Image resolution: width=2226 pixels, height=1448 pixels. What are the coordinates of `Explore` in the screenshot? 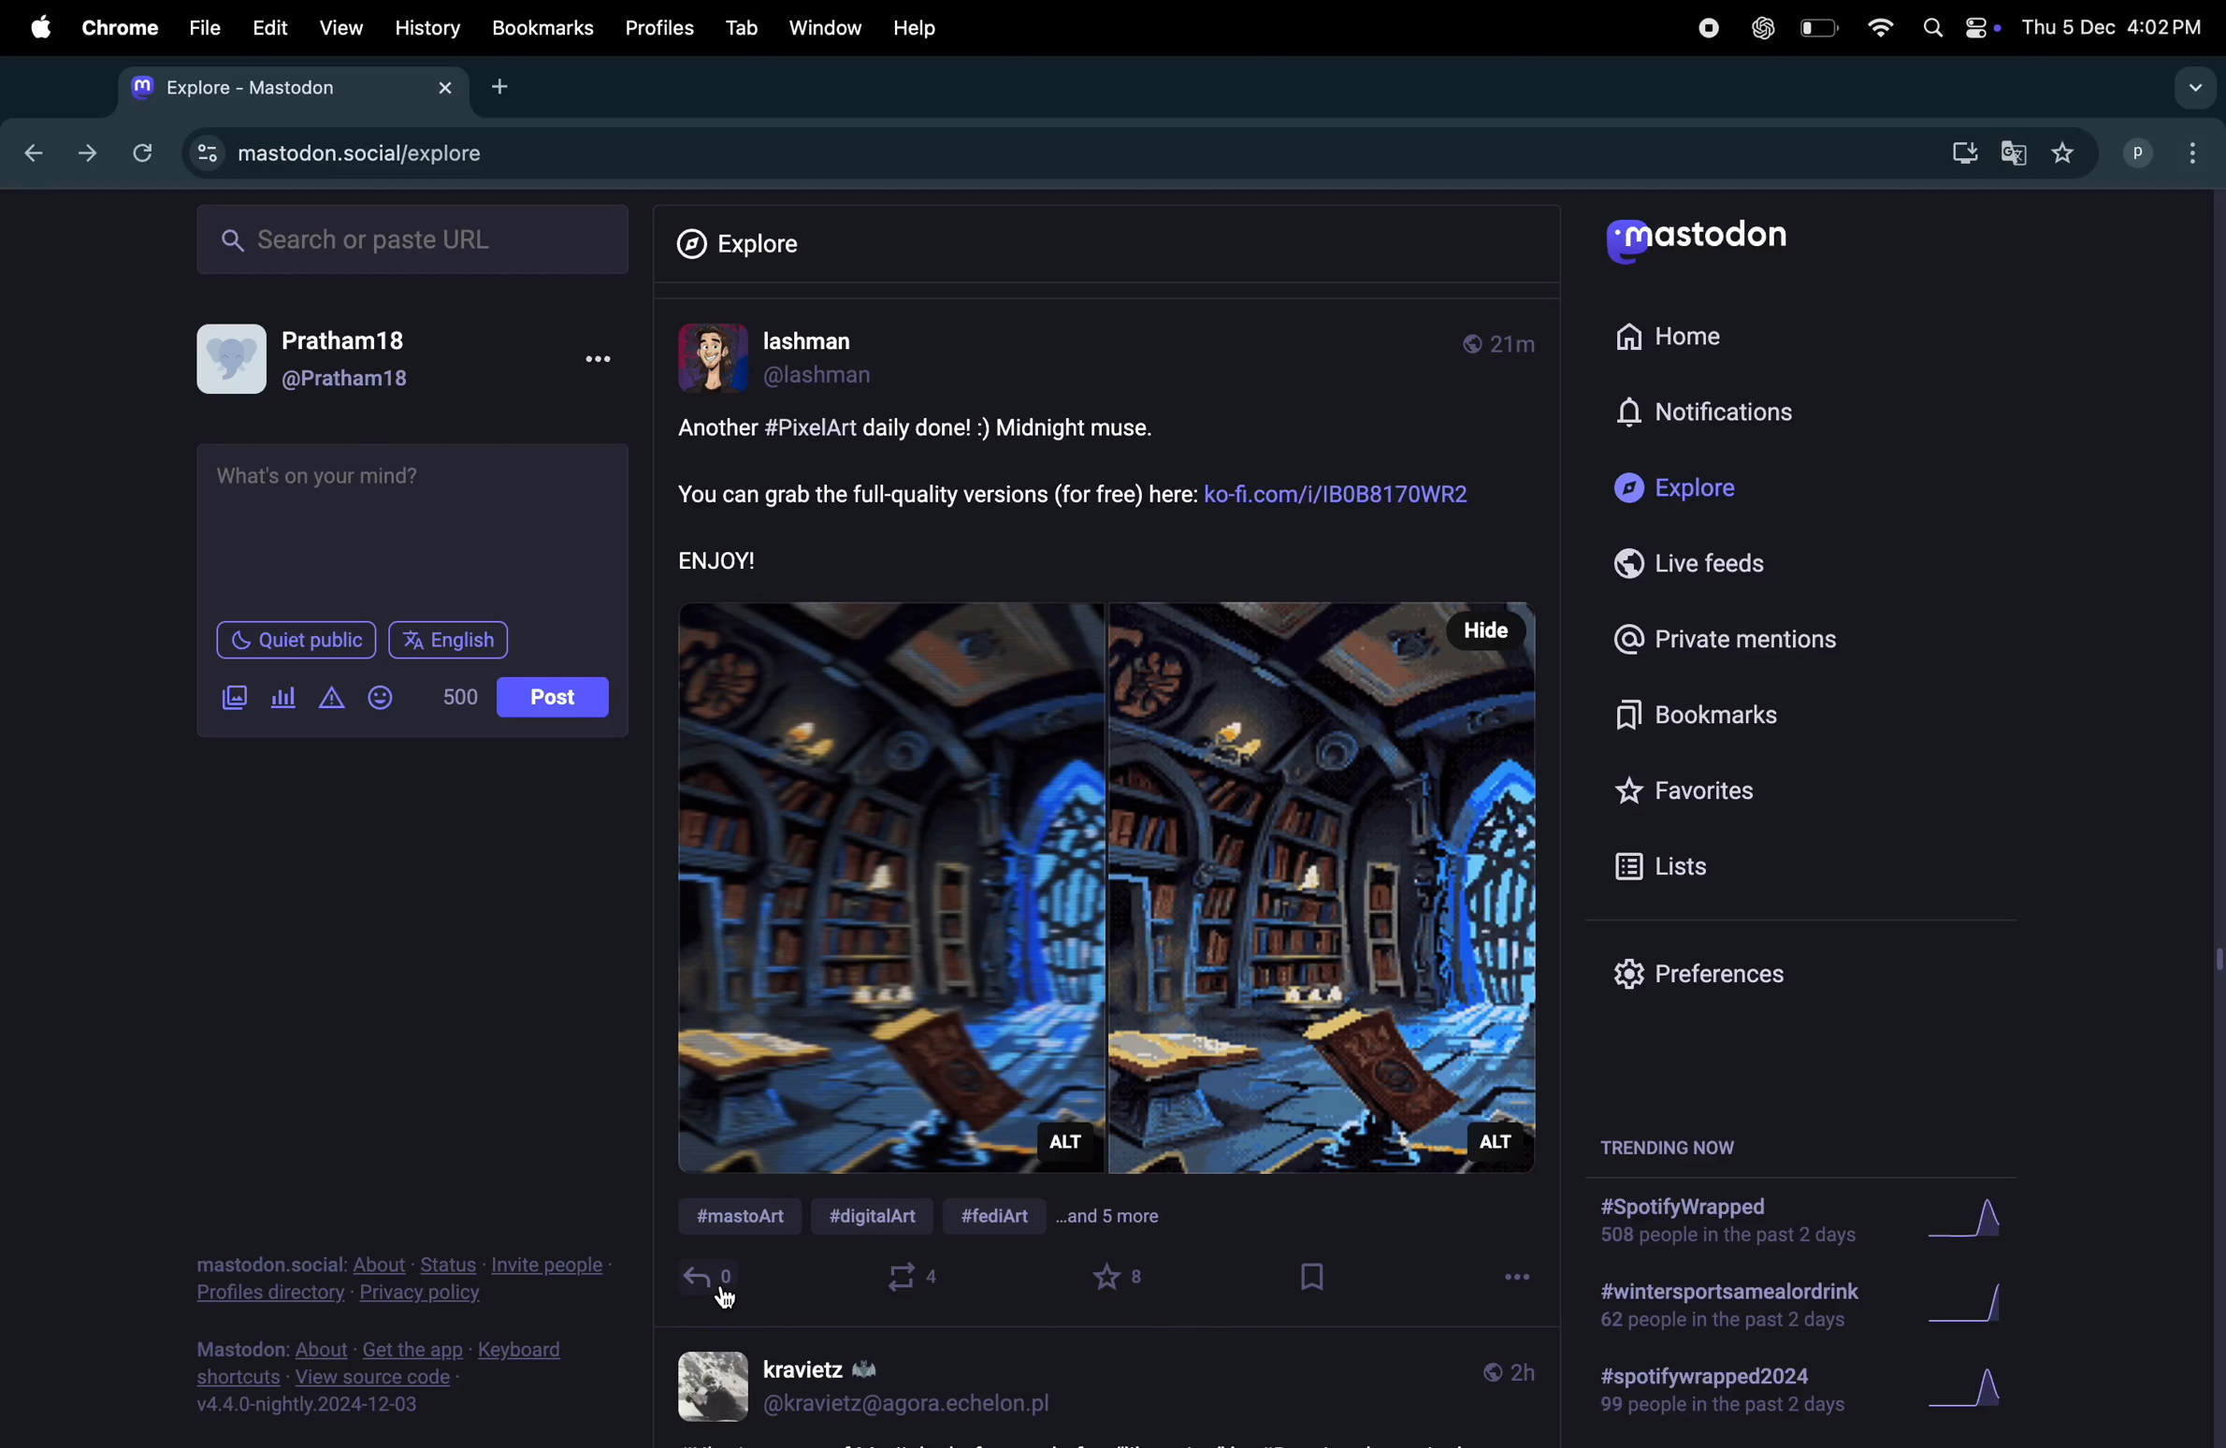 It's located at (1725, 493).